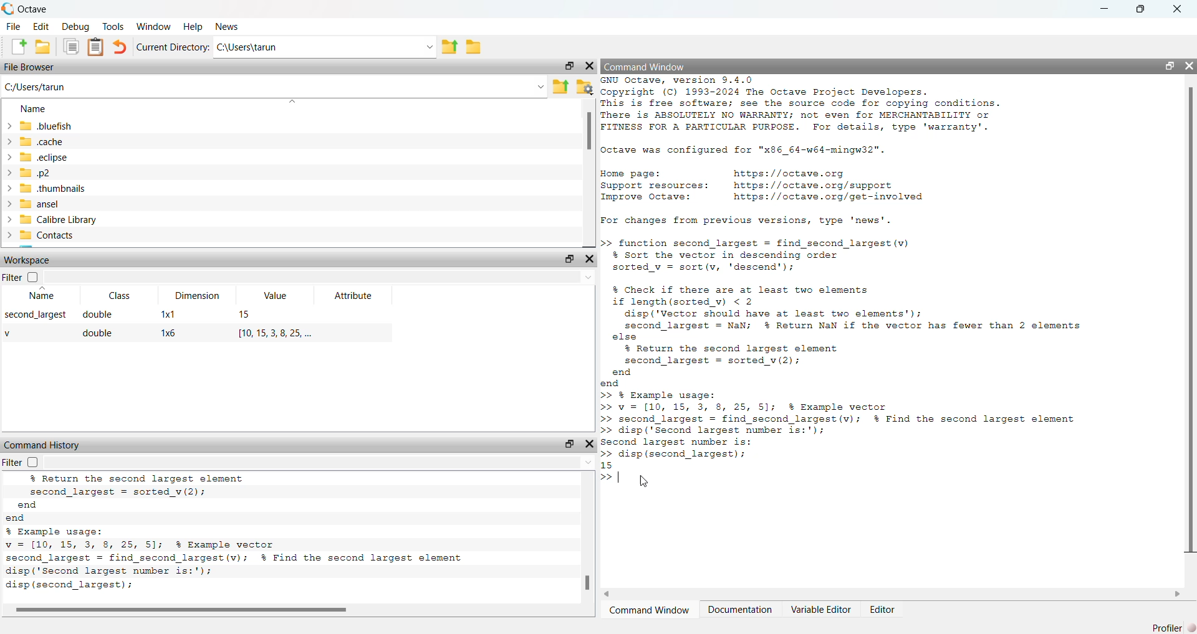 The image size is (1197, 634). What do you see at coordinates (321, 464) in the screenshot?
I see `filter input field` at bounding box center [321, 464].